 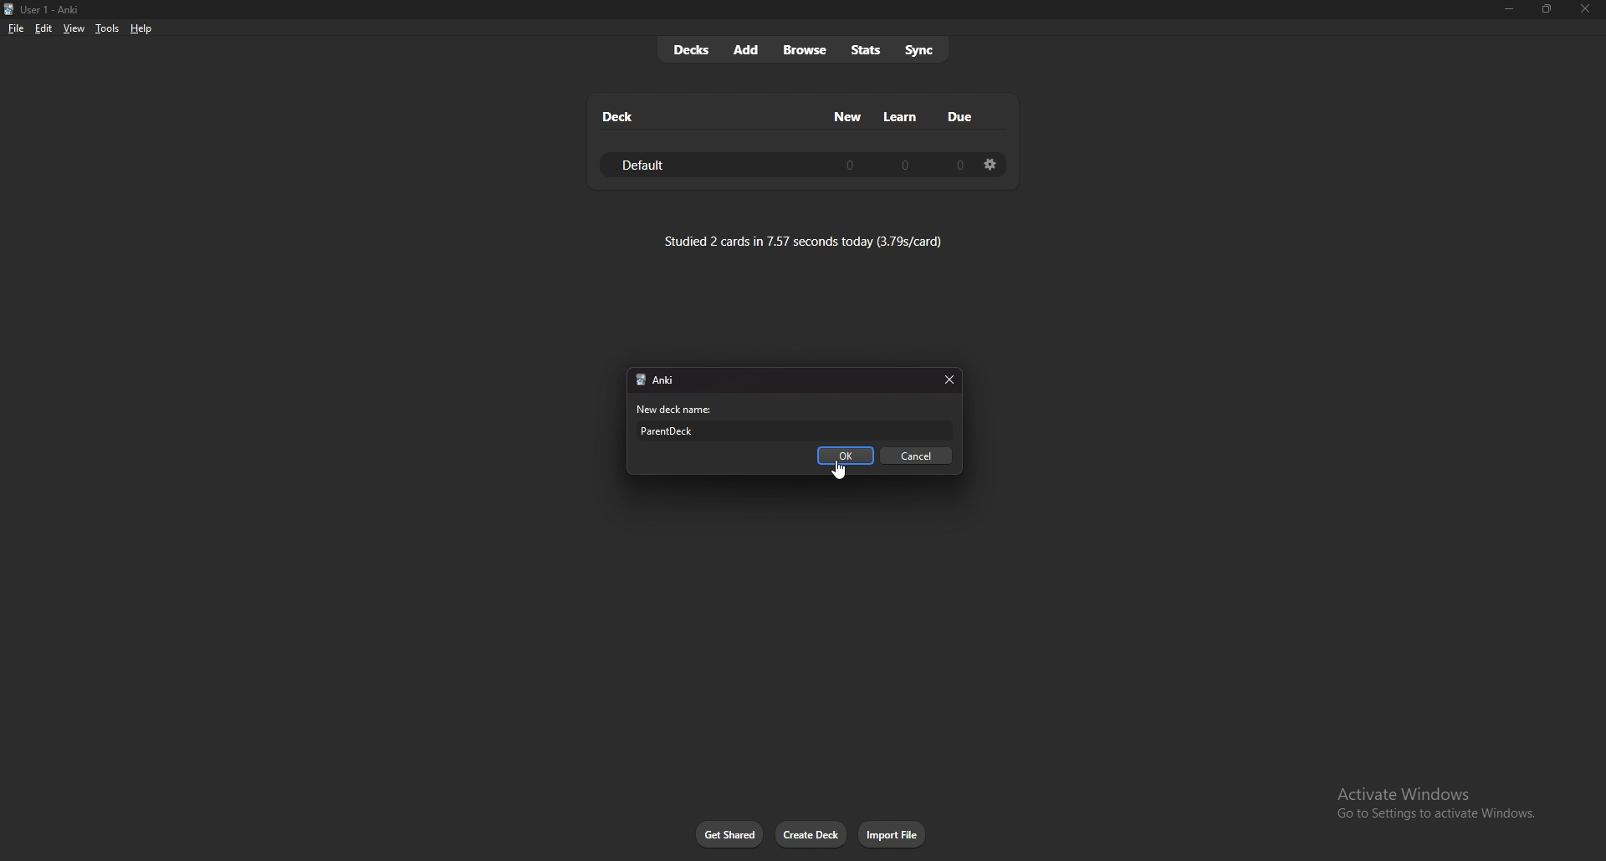 What do you see at coordinates (958, 165) in the screenshot?
I see `0` at bounding box center [958, 165].